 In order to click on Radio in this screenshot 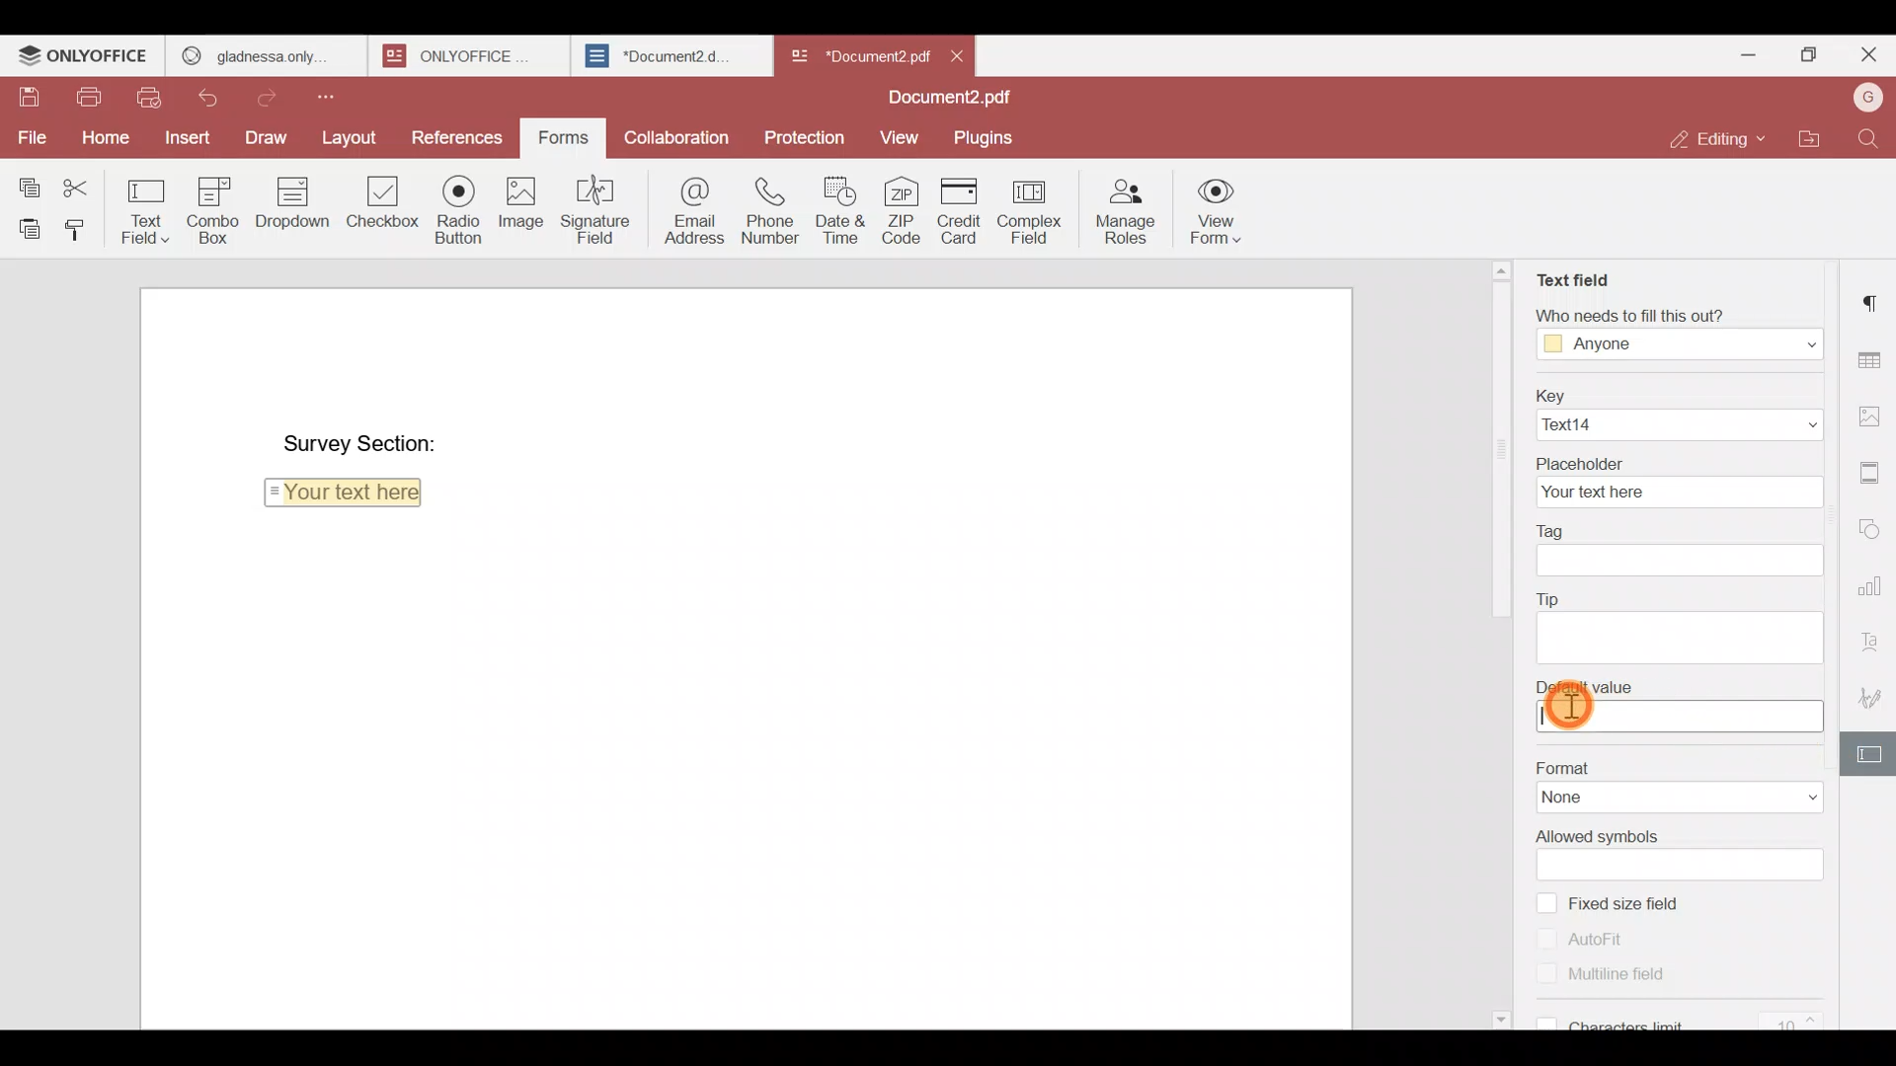, I will do `click(457, 206)`.